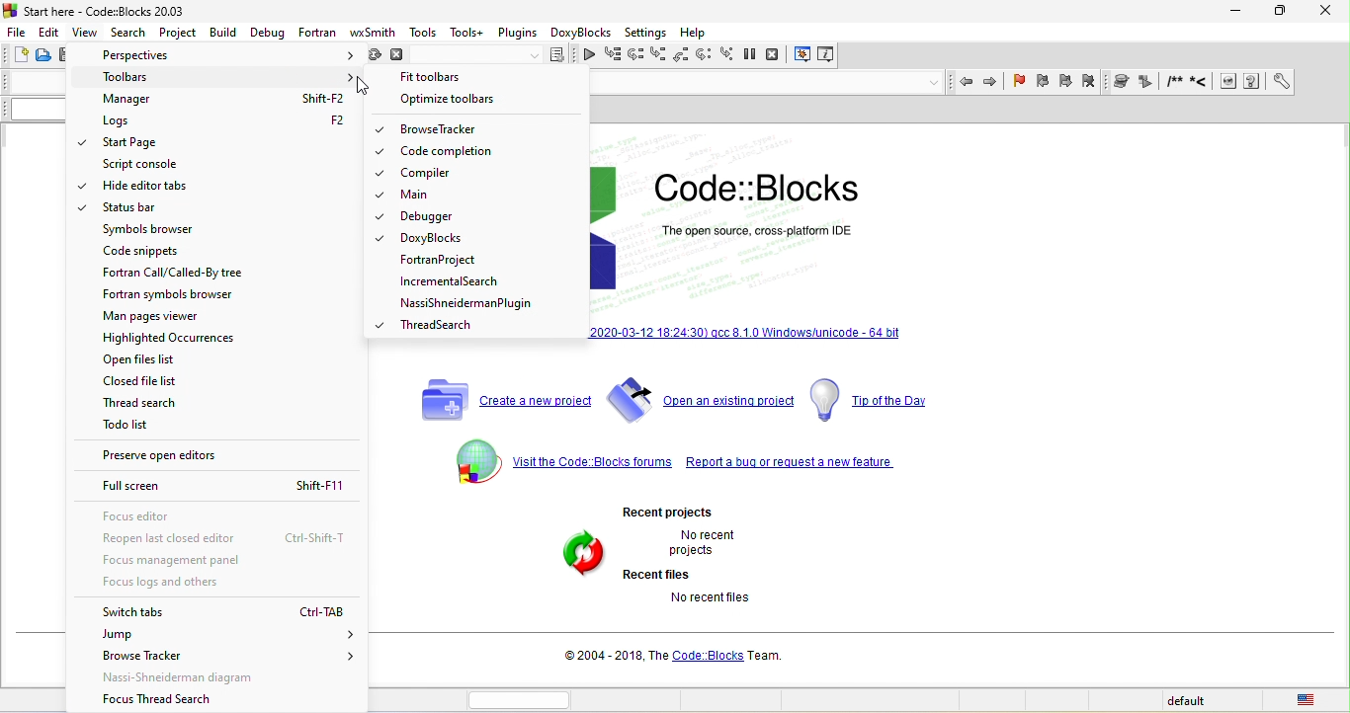 The height and width of the screenshot is (713, 1350). What do you see at coordinates (452, 285) in the screenshot?
I see `incremental search` at bounding box center [452, 285].